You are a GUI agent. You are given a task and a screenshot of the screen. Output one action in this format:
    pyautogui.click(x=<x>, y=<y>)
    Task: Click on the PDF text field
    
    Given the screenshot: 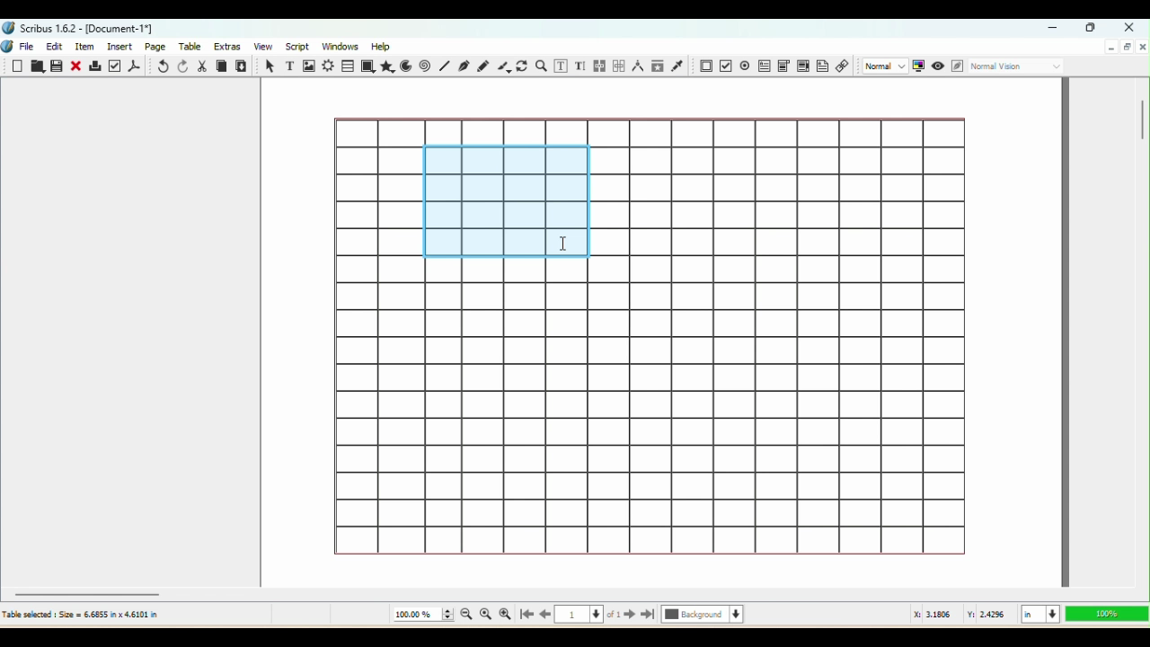 What is the action you would take?
    pyautogui.click(x=763, y=65)
    